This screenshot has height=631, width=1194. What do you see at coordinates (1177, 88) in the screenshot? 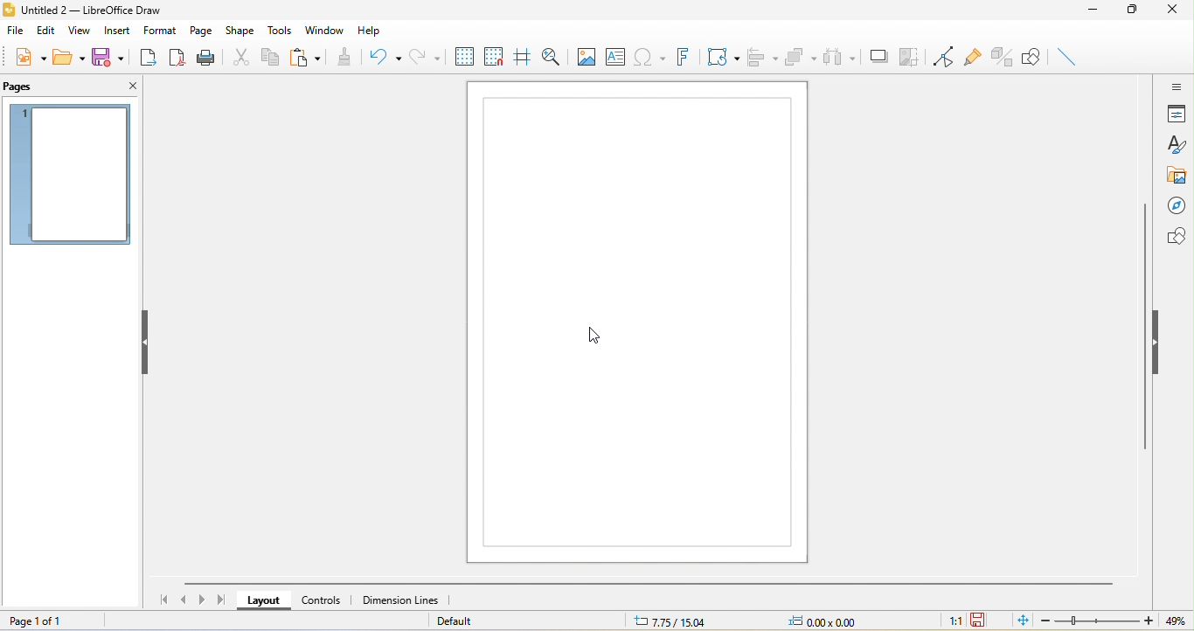
I see `sidebar setting` at bounding box center [1177, 88].